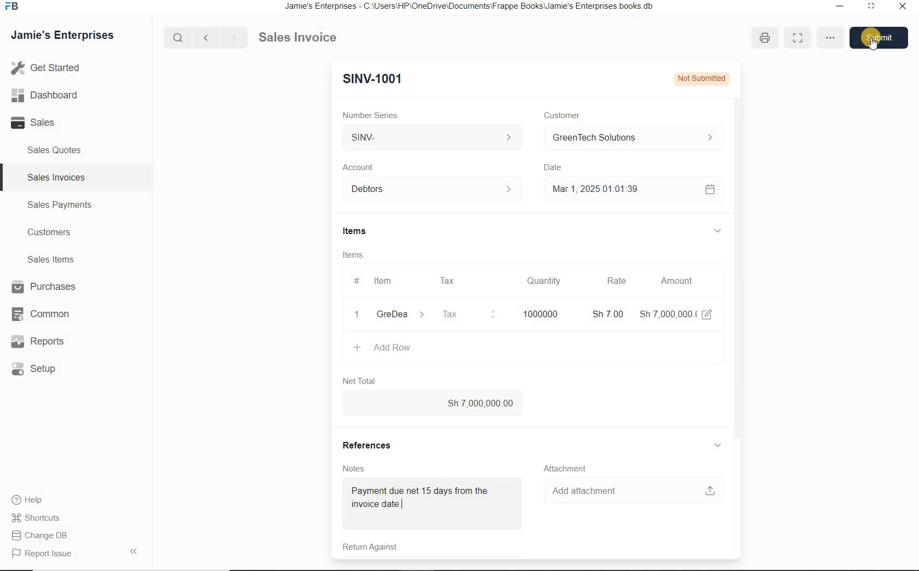 Image resolution: width=919 pixels, height=571 pixels. Describe the element at coordinates (676, 281) in the screenshot. I see `Amount` at that location.